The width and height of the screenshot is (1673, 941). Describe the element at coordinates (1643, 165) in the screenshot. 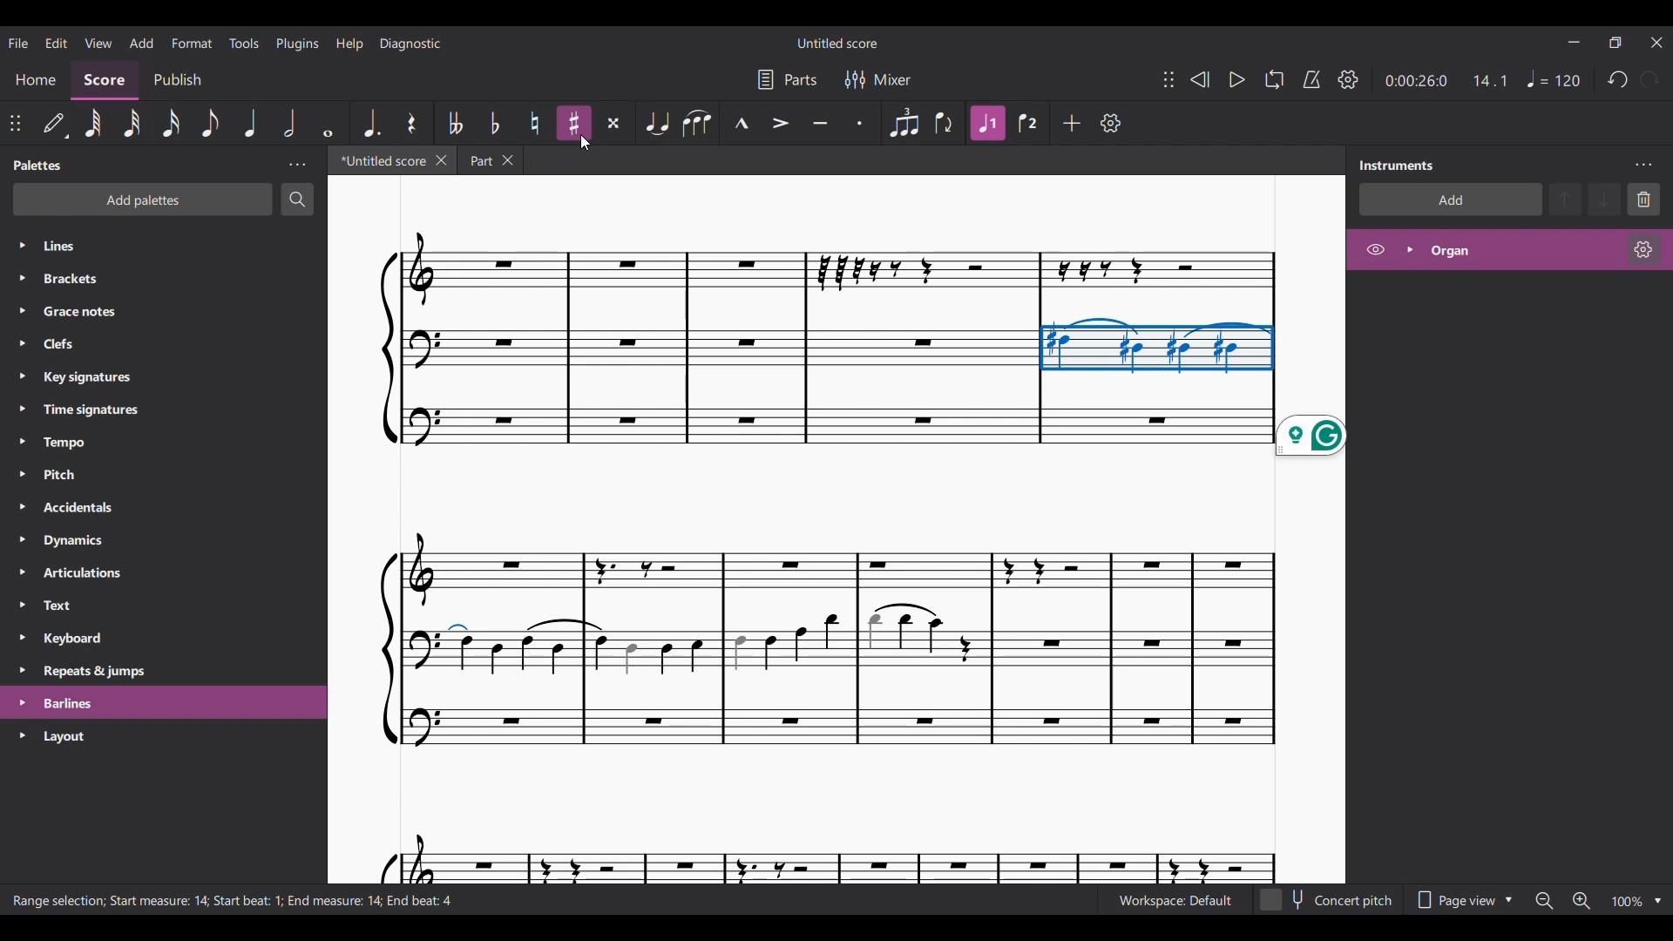

I see `Instruments panel settings` at that location.